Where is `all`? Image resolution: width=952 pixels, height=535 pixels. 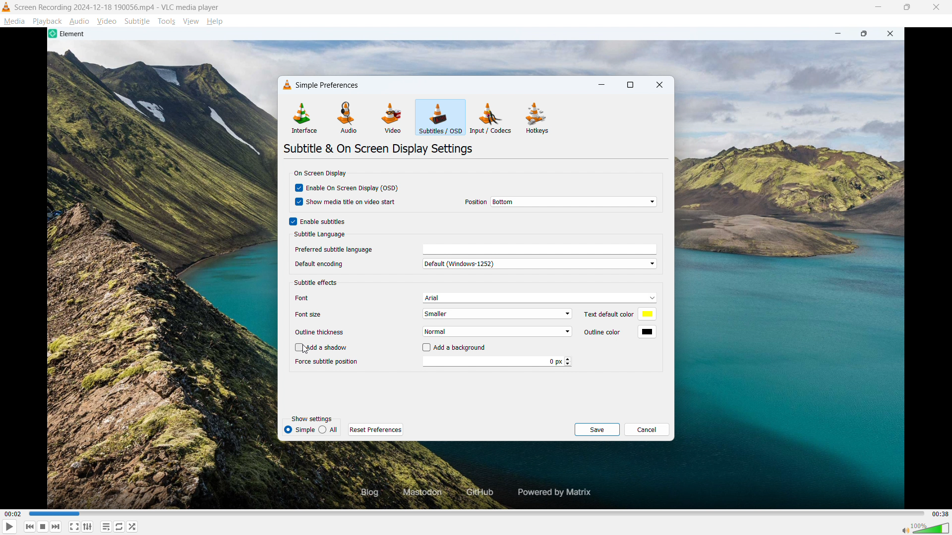 all is located at coordinates (329, 429).